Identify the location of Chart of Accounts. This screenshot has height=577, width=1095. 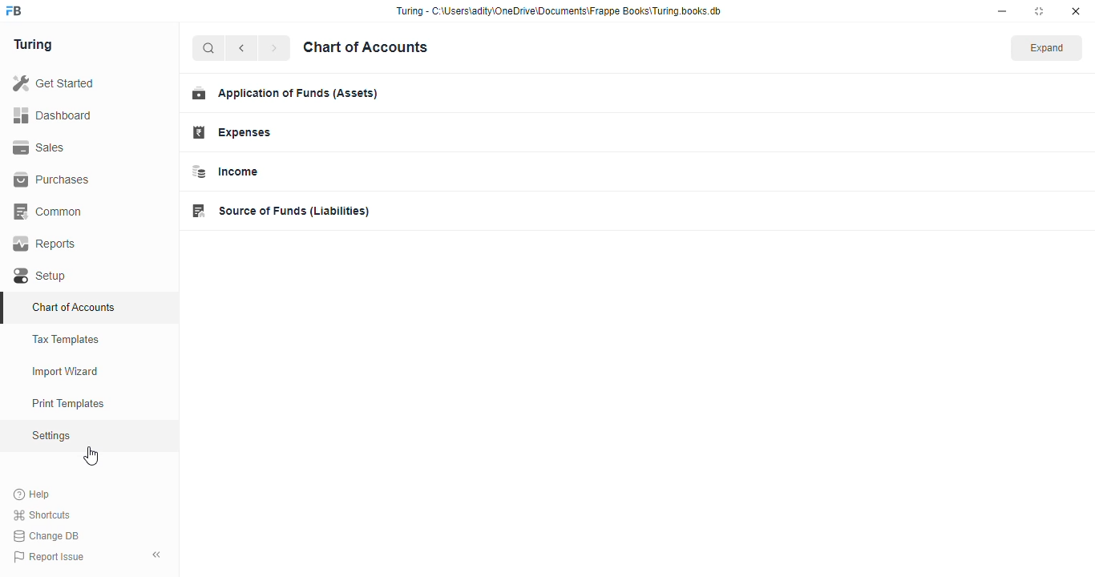
(374, 46).